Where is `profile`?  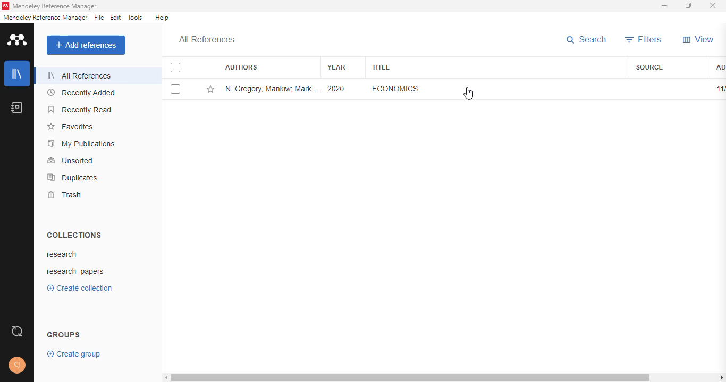 profile is located at coordinates (17, 366).